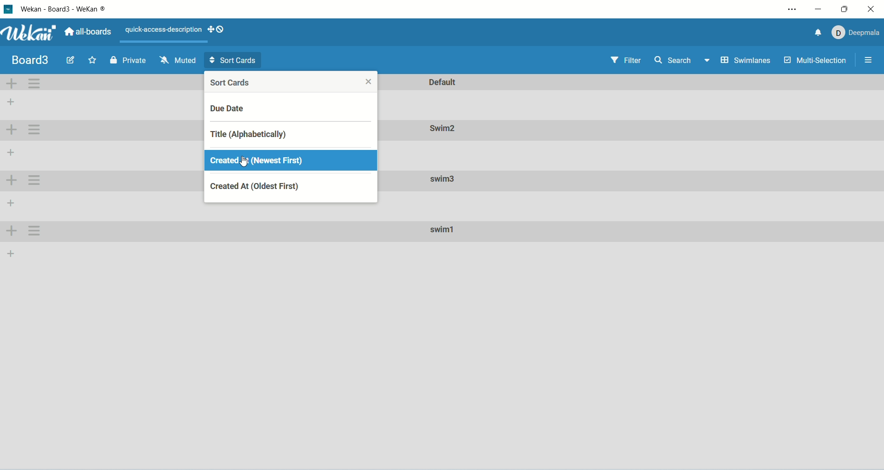 This screenshot has width=884, height=470. What do you see at coordinates (29, 34) in the screenshot?
I see `wekan` at bounding box center [29, 34].